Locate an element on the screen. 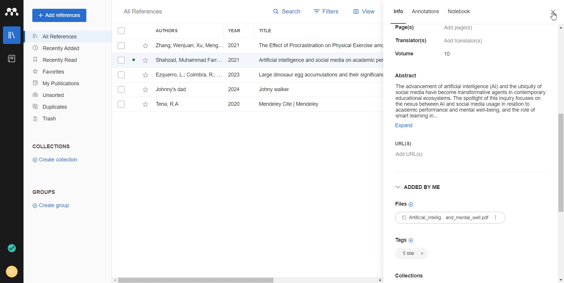 Image resolution: width=564 pixels, height=283 pixels. Horizontal scroll bar is located at coordinates (248, 279).